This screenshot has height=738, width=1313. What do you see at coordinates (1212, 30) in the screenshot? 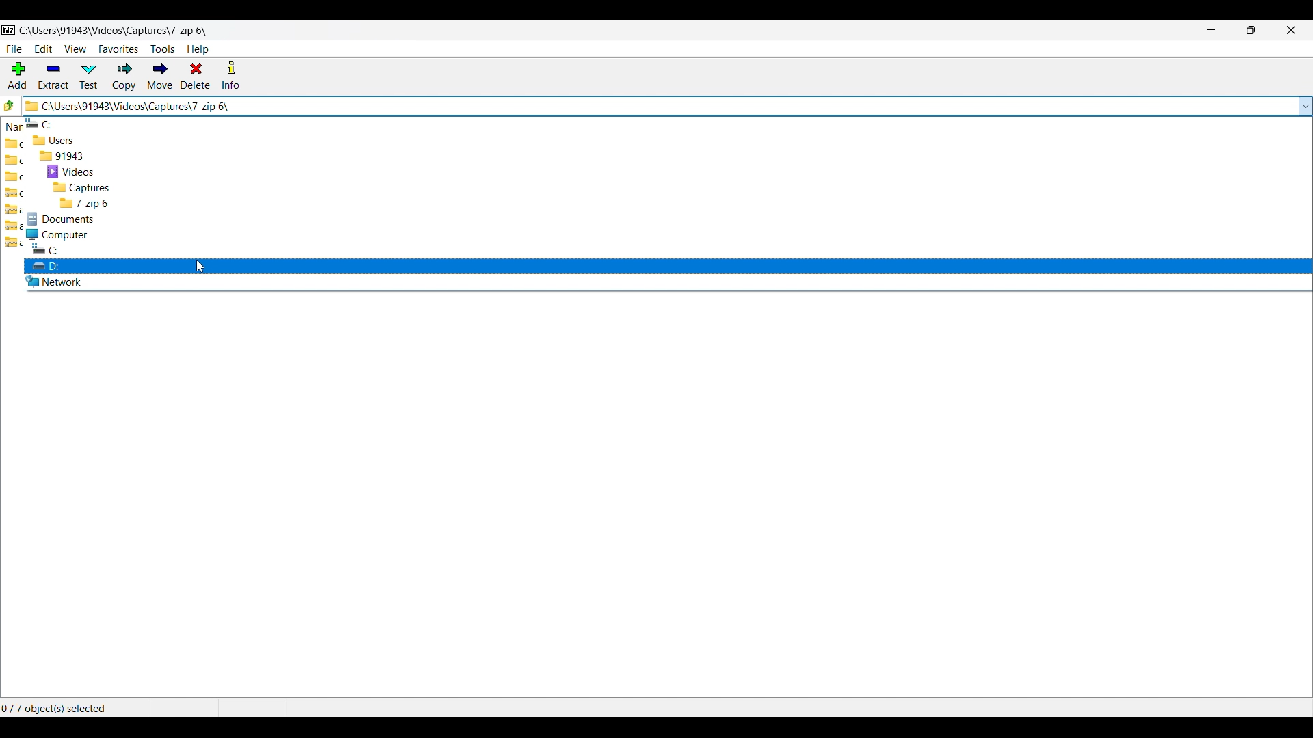
I see `Minimize` at bounding box center [1212, 30].